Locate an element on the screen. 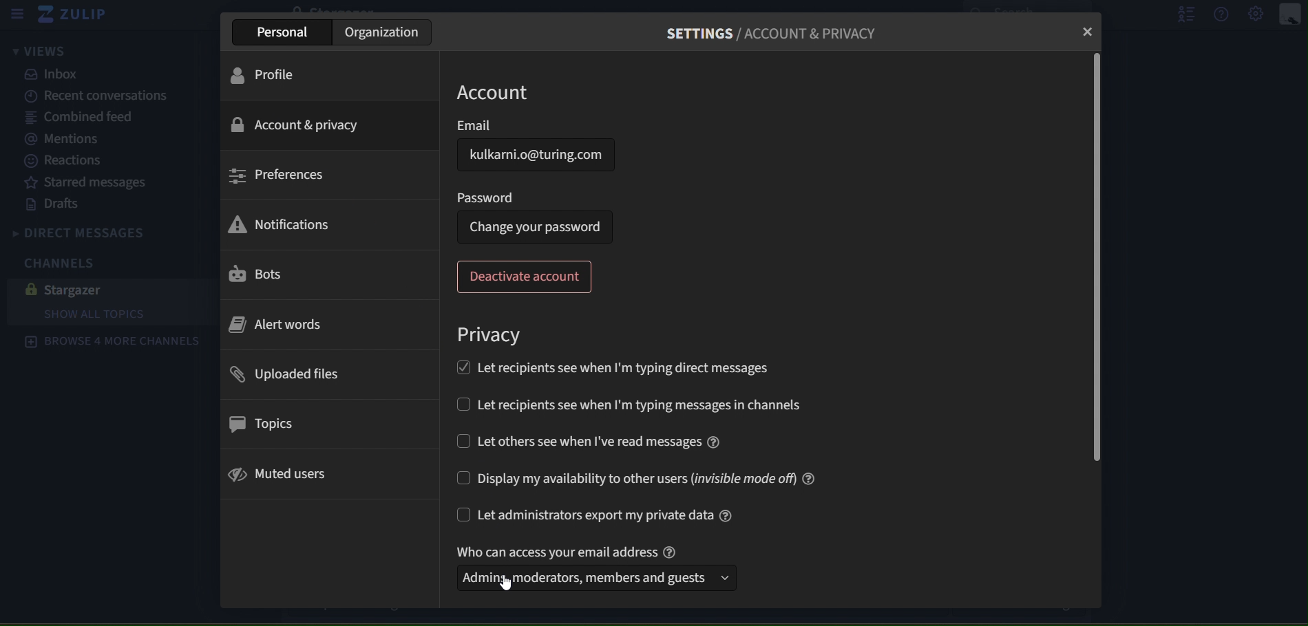  preferences is located at coordinates (278, 175).